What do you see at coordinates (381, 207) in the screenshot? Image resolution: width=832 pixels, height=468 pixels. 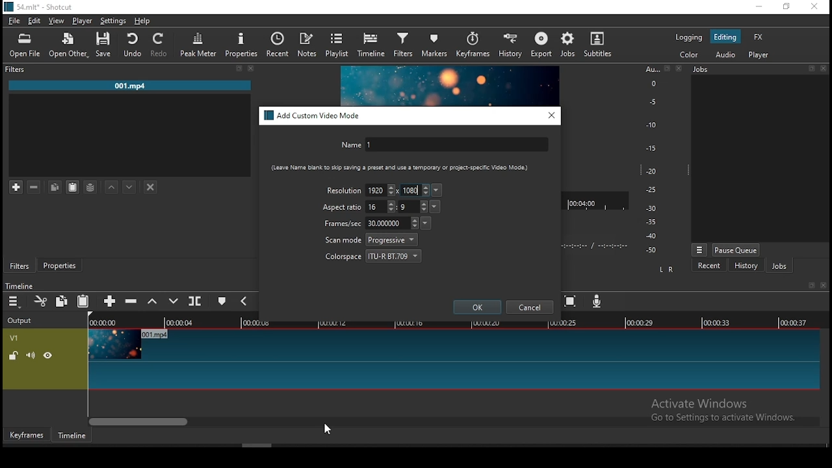 I see `width` at bounding box center [381, 207].